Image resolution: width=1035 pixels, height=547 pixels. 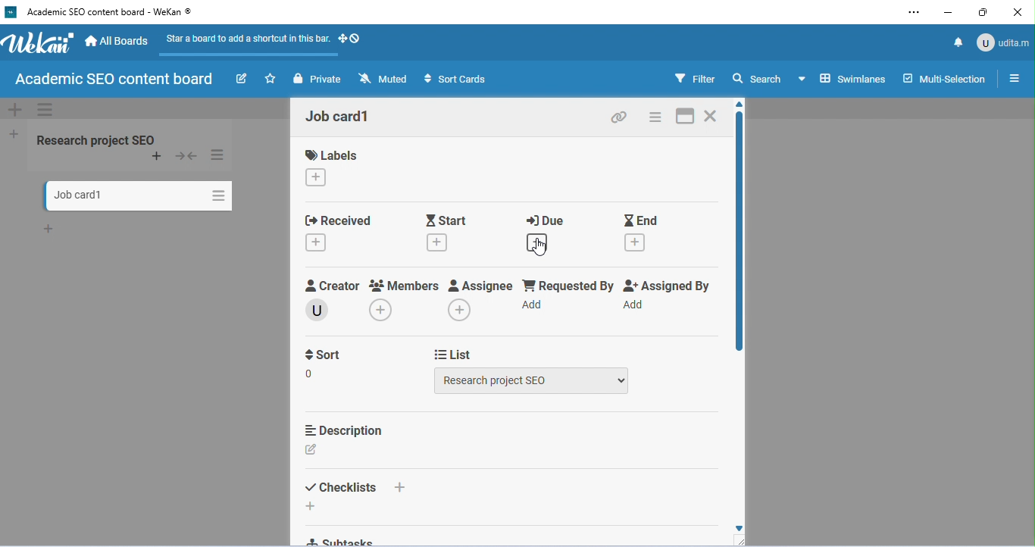 I want to click on show-desktop-drag-handles, so click(x=350, y=38).